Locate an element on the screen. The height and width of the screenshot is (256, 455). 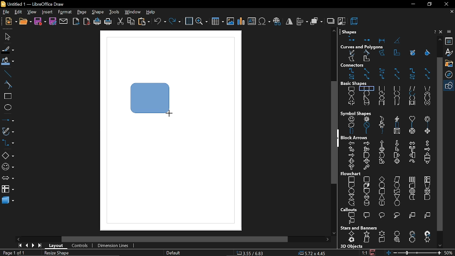
minimize is located at coordinates (412, 5).